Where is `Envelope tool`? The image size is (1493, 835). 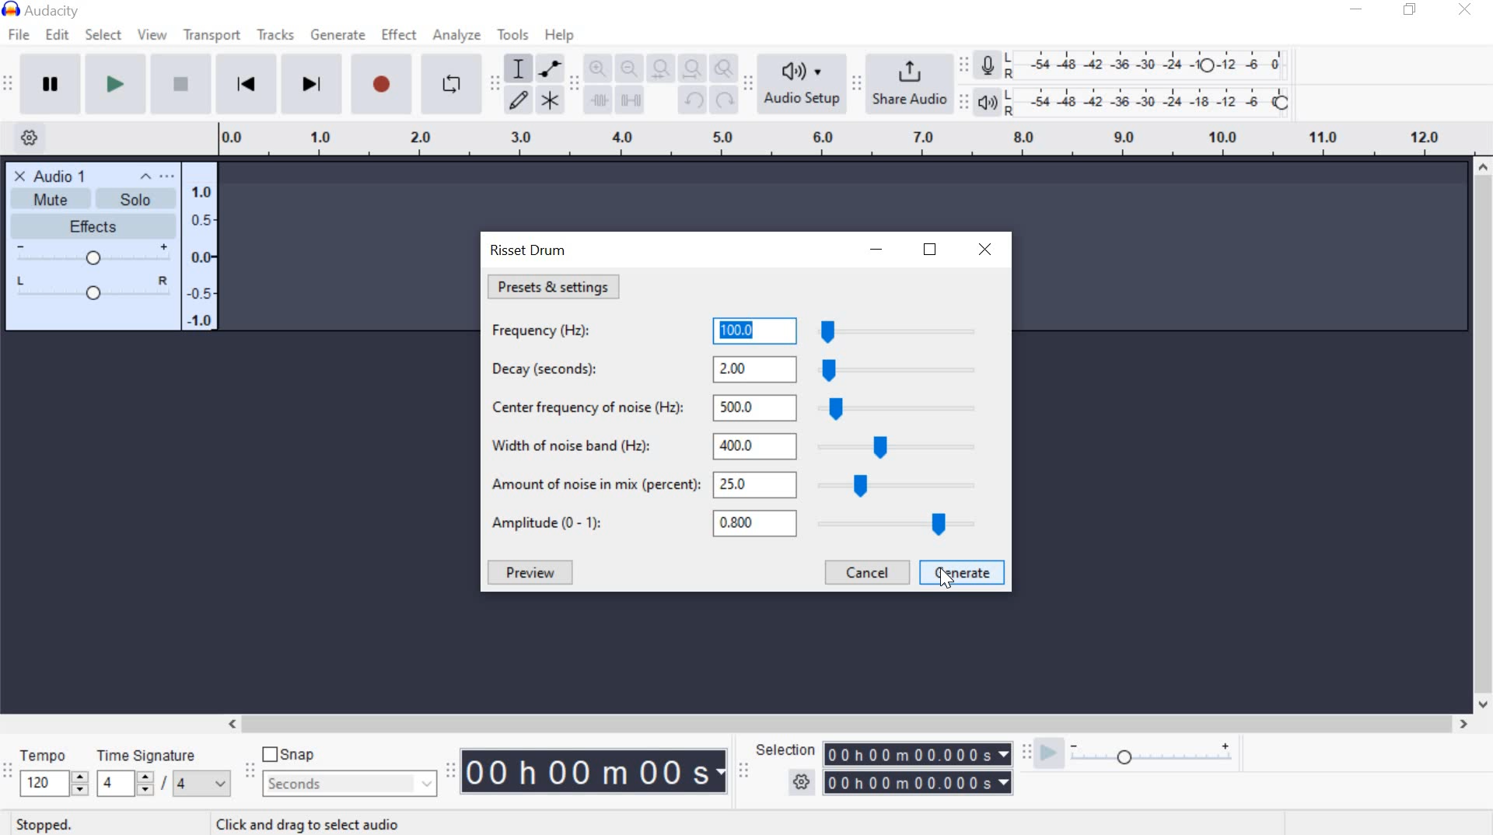
Envelope tool is located at coordinates (547, 68).